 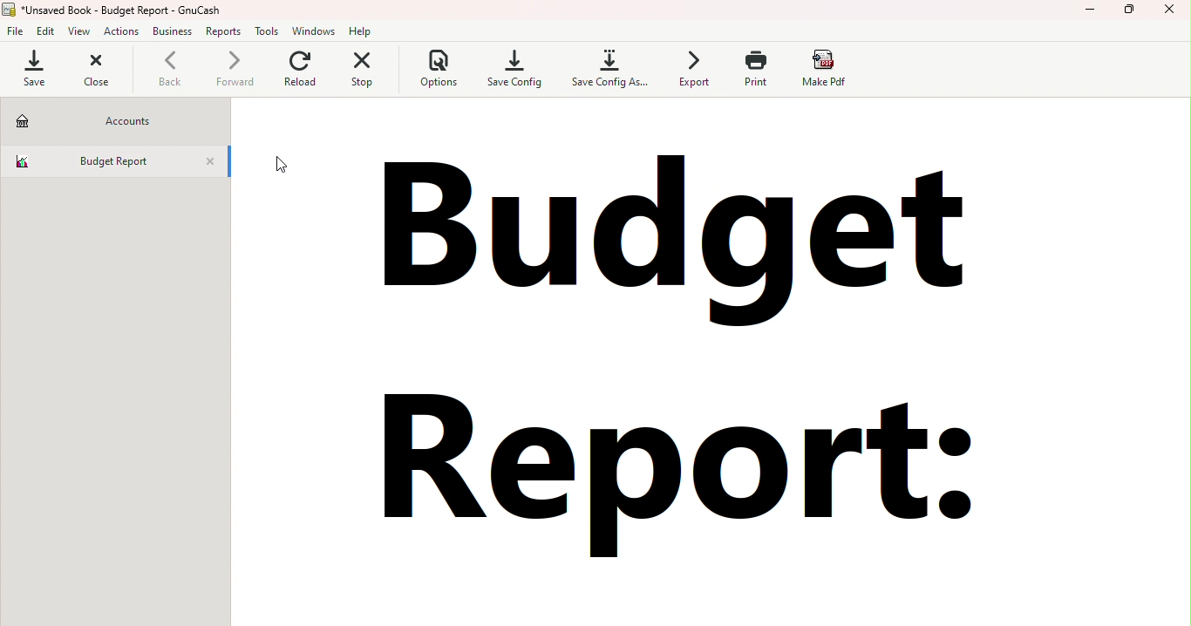 What do you see at coordinates (516, 67) in the screenshot?
I see `Save config` at bounding box center [516, 67].